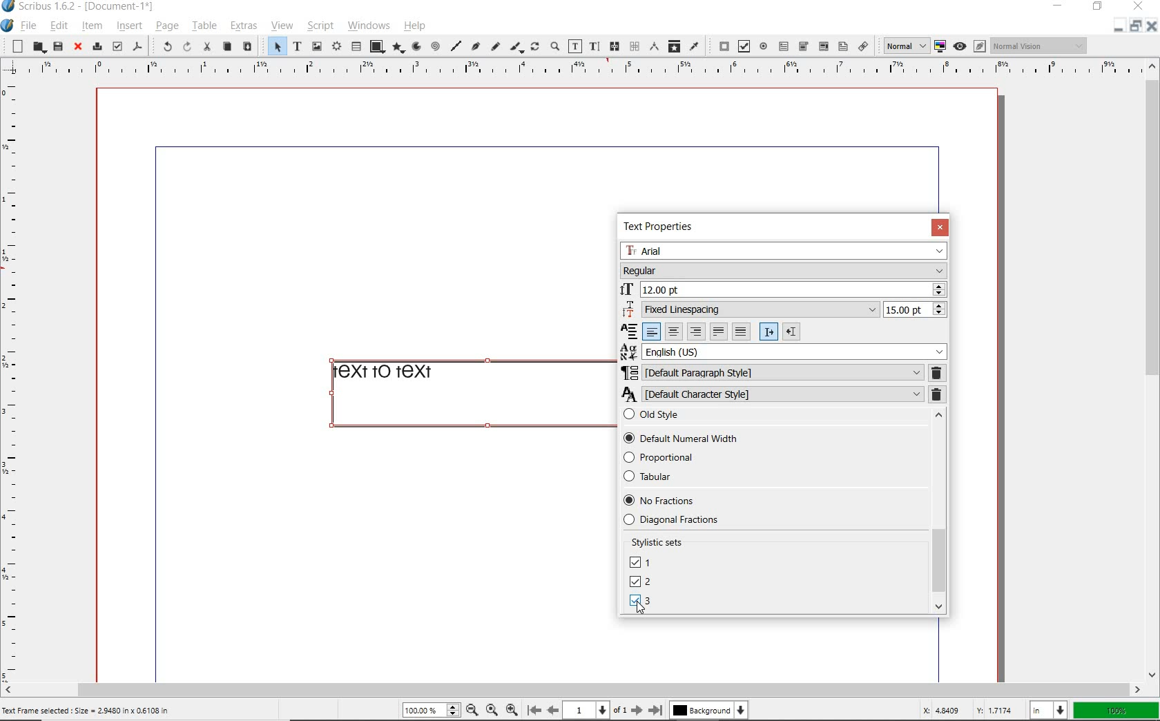 This screenshot has width=1160, height=721. Describe the element at coordinates (14, 46) in the screenshot. I see `new` at that location.